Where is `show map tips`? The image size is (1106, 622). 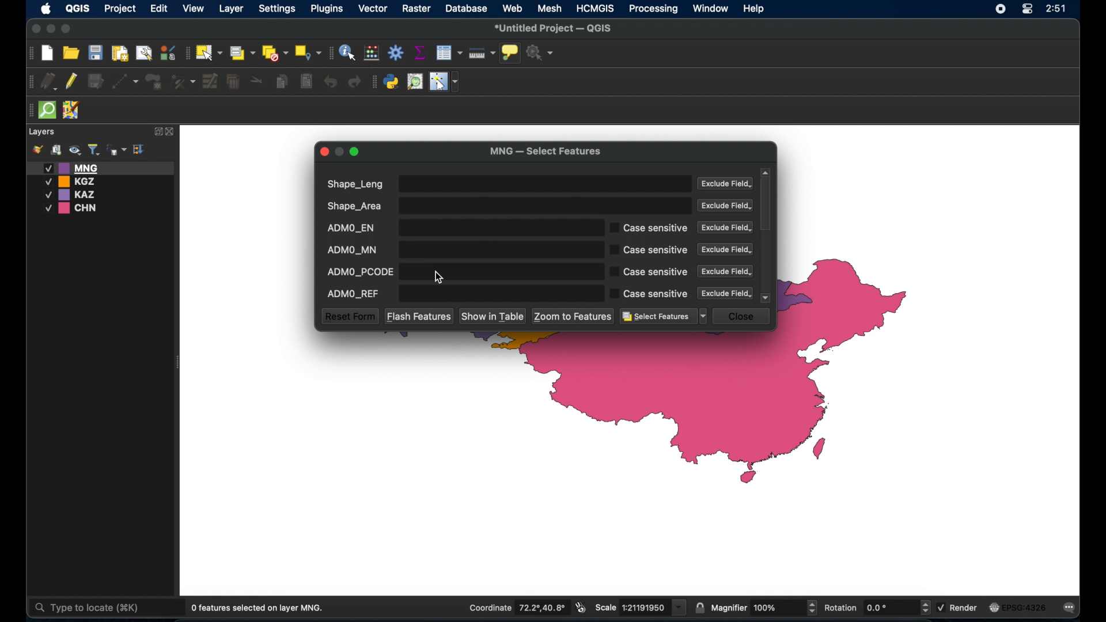 show map tips is located at coordinates (511, 54).